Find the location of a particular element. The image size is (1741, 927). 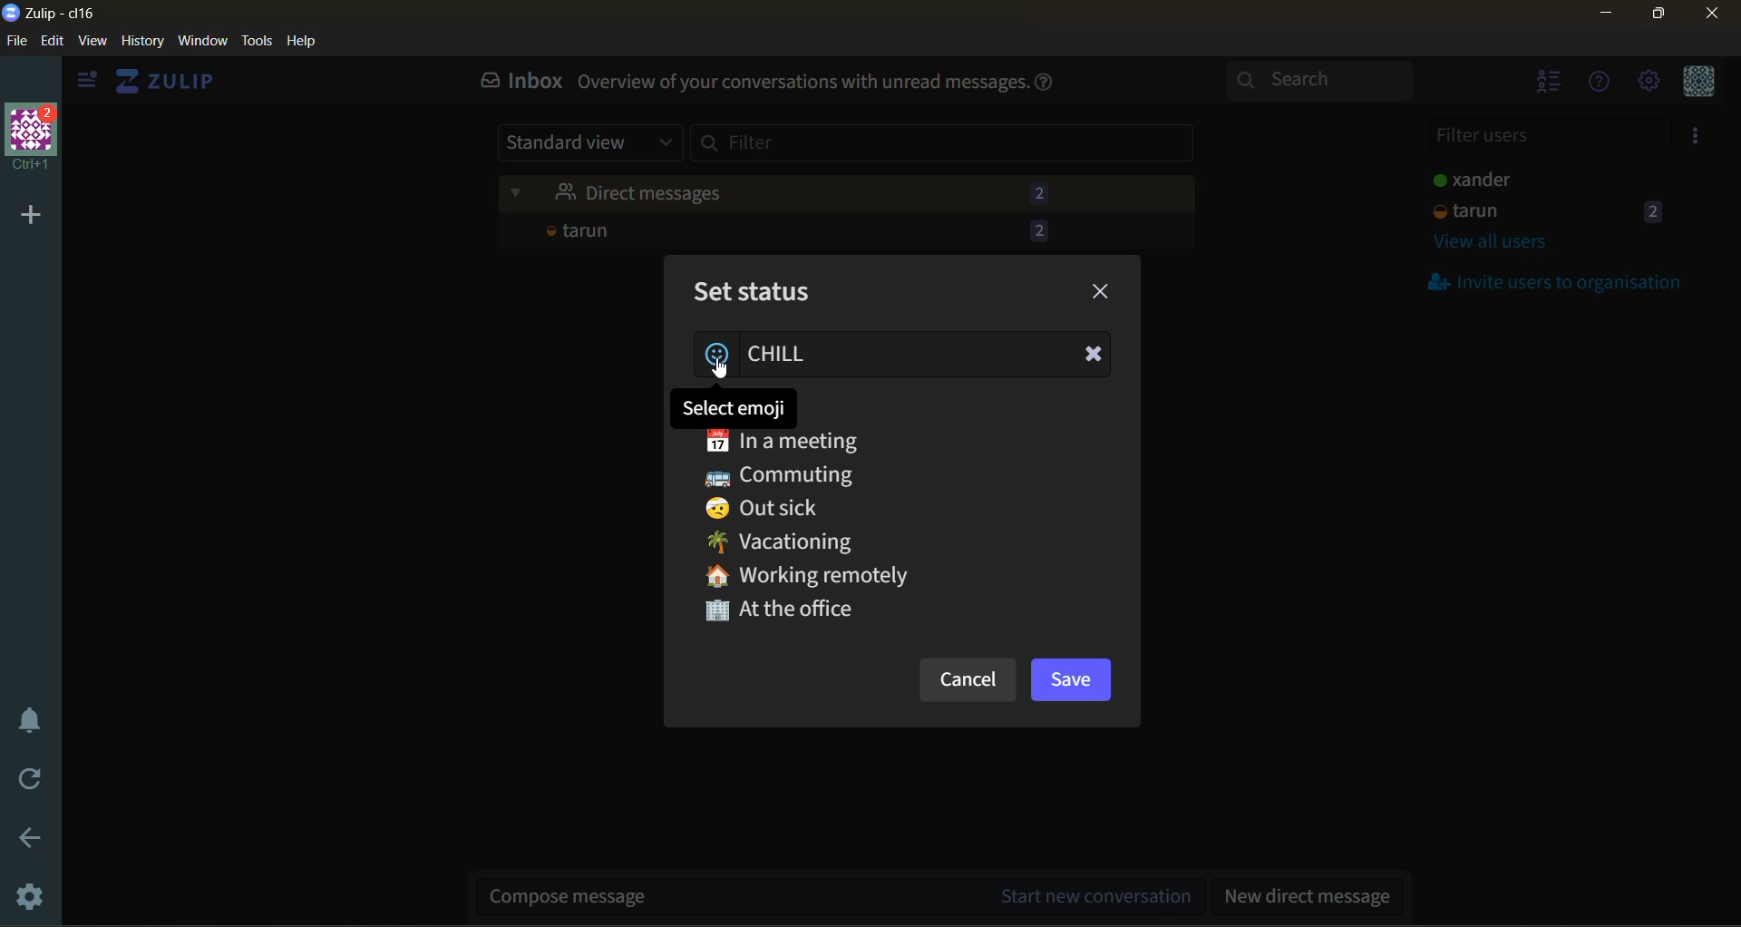

filter is located at coordinates (956, 148).